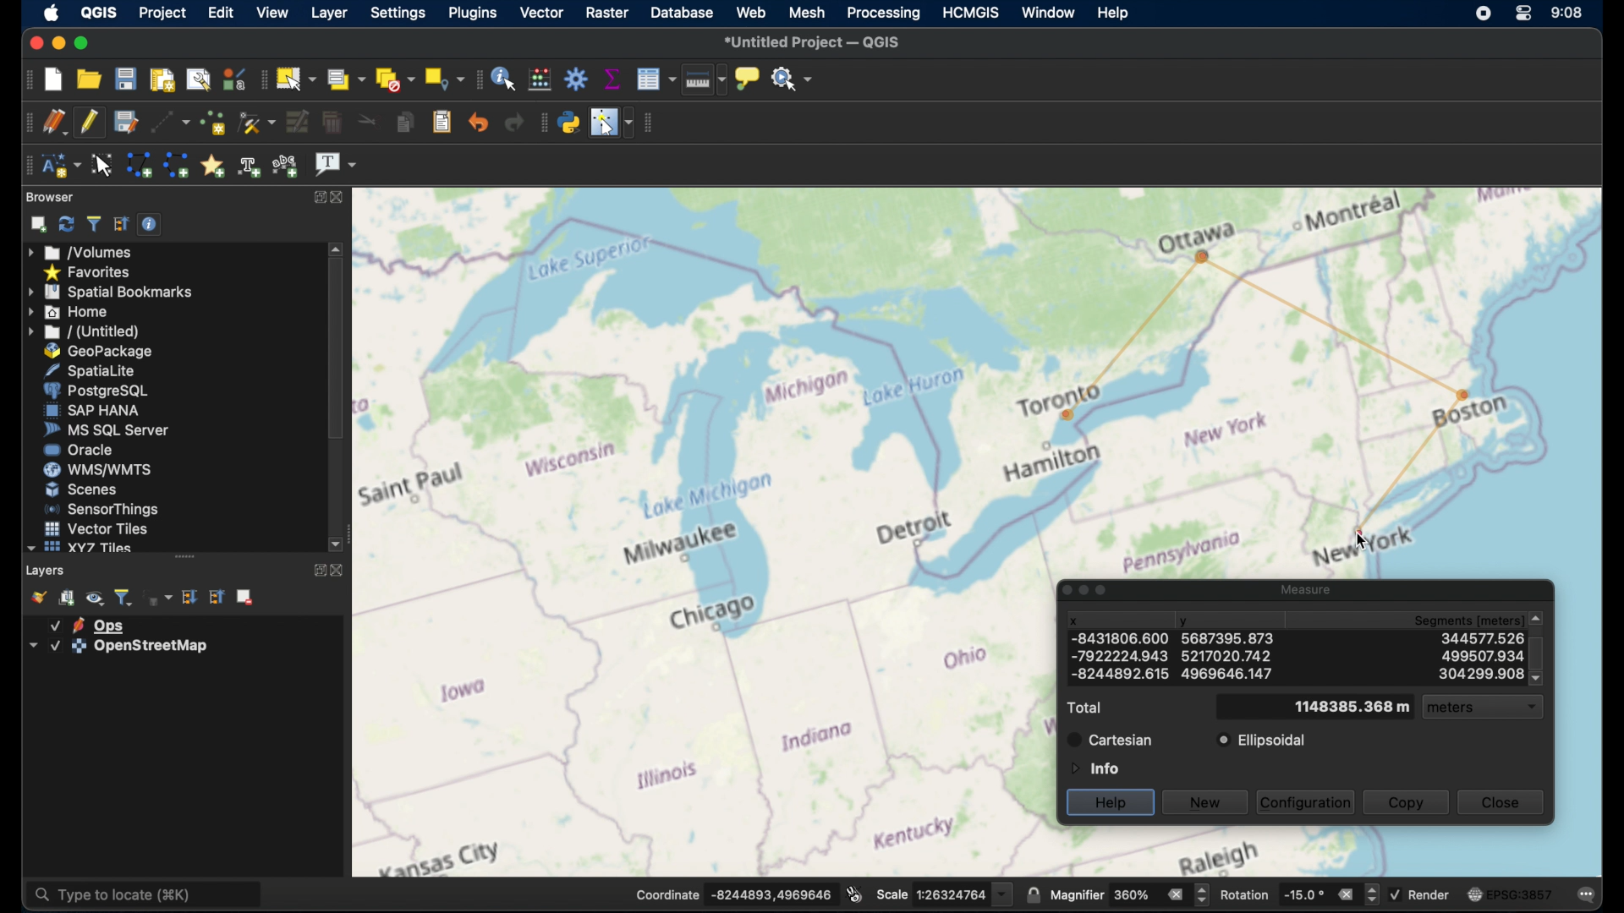 Image resolution: width=1624 pixels, height=913 pixels. I want to click on untitles project QGIS, so click(815, 43).